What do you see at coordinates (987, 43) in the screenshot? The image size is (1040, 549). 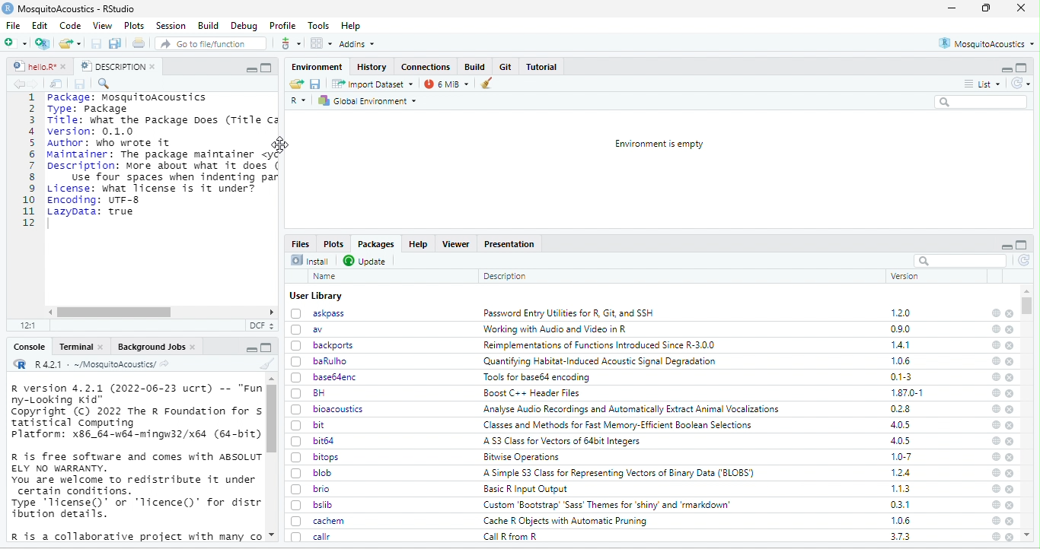 I see `MosquitoAcoustics` at bounding box center [987, 43].